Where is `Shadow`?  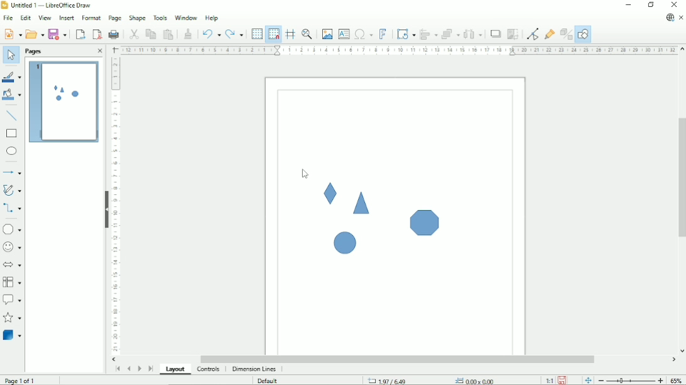 Shadow is located at coordinates (494, 33).